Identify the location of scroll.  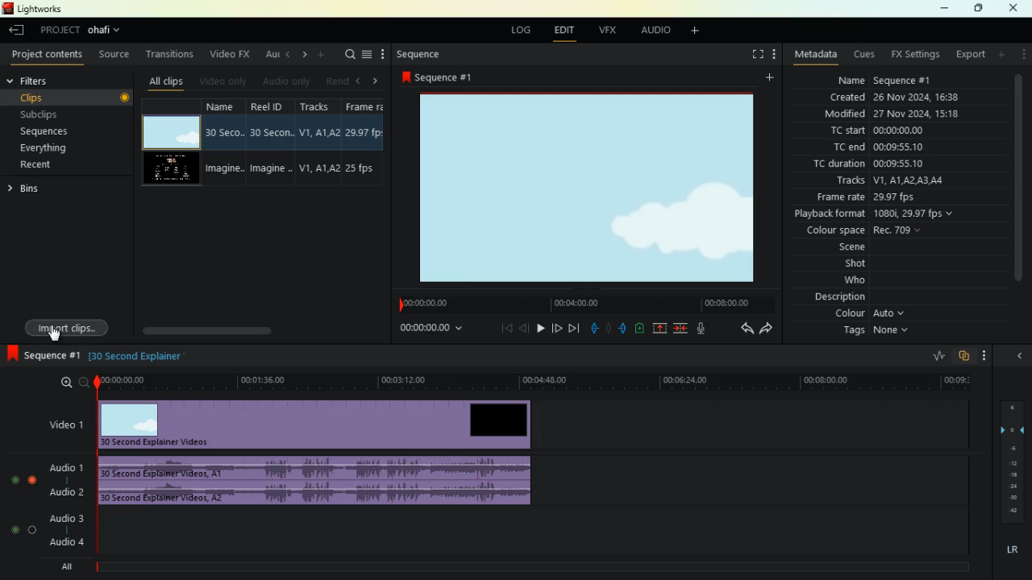
(235, 325).